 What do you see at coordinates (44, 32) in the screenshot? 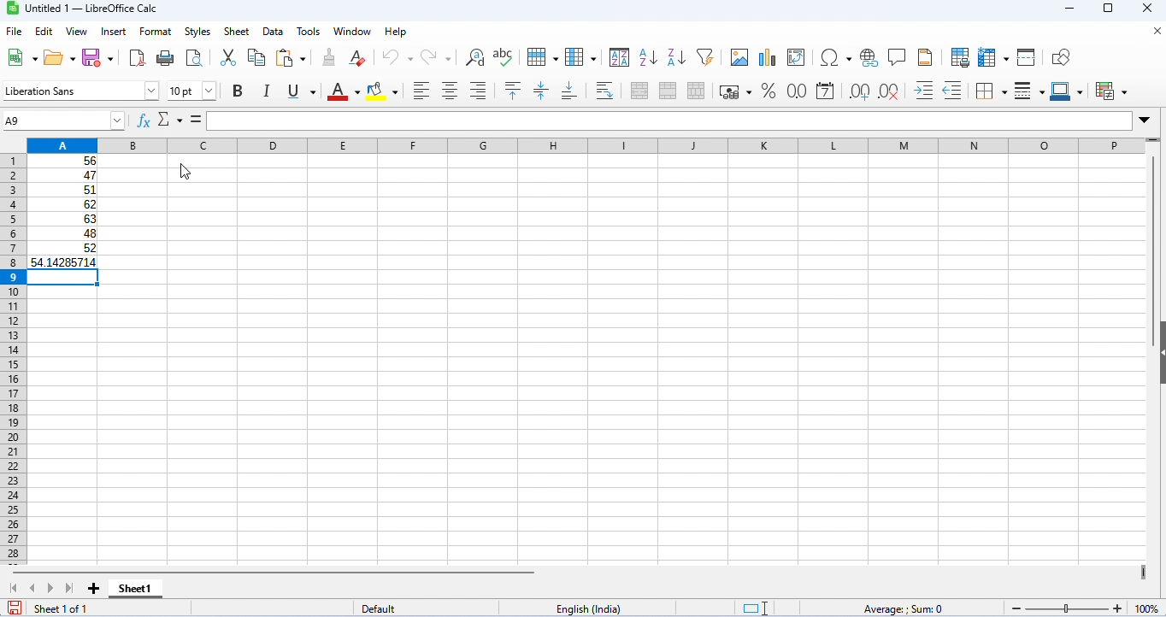
I see `edit` at bounding box center [44, 32].